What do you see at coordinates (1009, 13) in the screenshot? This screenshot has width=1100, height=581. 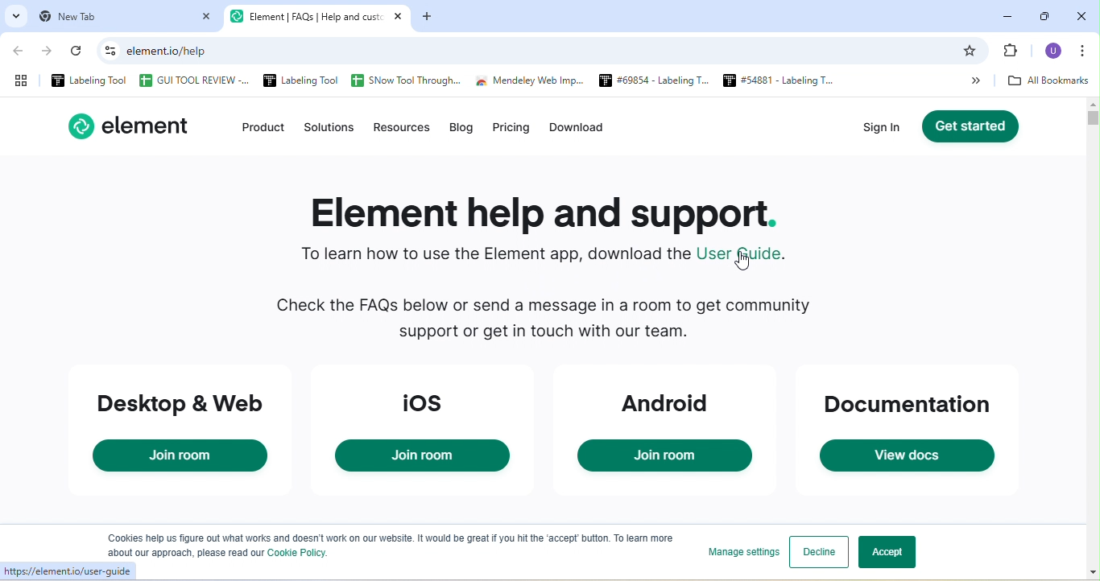 I see `minimize` at bounding box center [1009, 13].